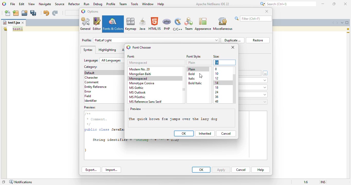  I want to click on edit, so click(22, 4).